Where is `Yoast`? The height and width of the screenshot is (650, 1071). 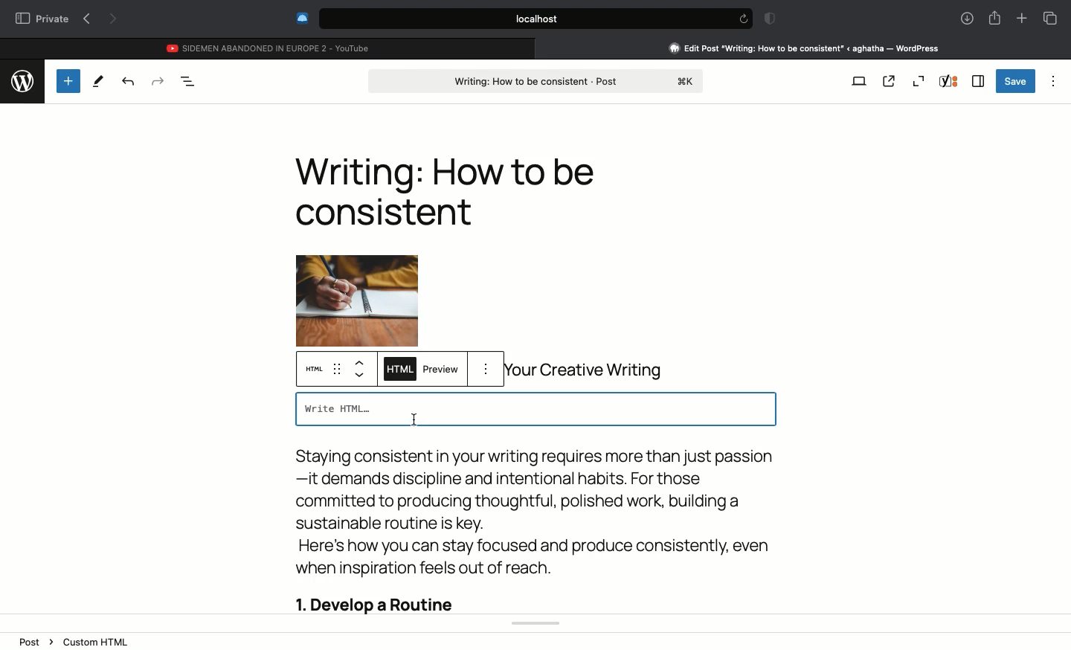 Yoast is located at coordinates (949, 81).